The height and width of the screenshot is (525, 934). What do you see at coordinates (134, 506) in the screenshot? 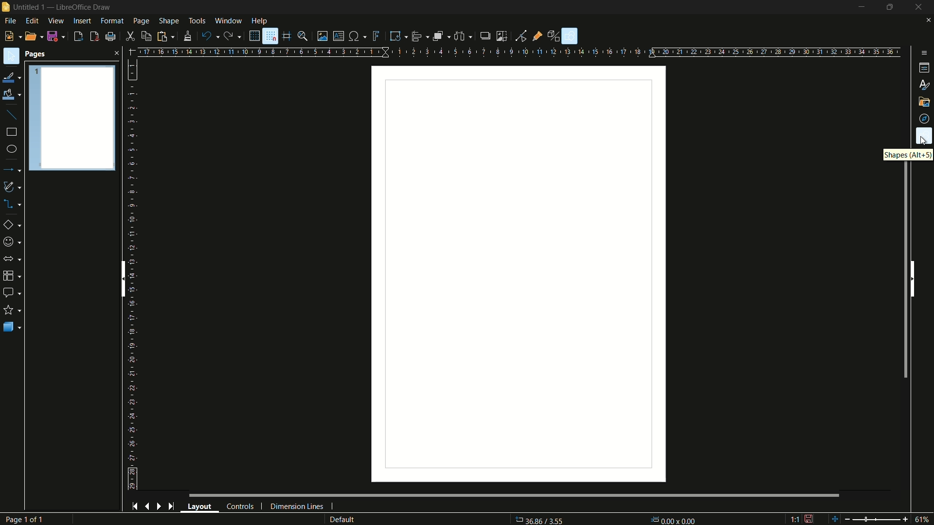
I see `start page` at bounding box center [134, 506].